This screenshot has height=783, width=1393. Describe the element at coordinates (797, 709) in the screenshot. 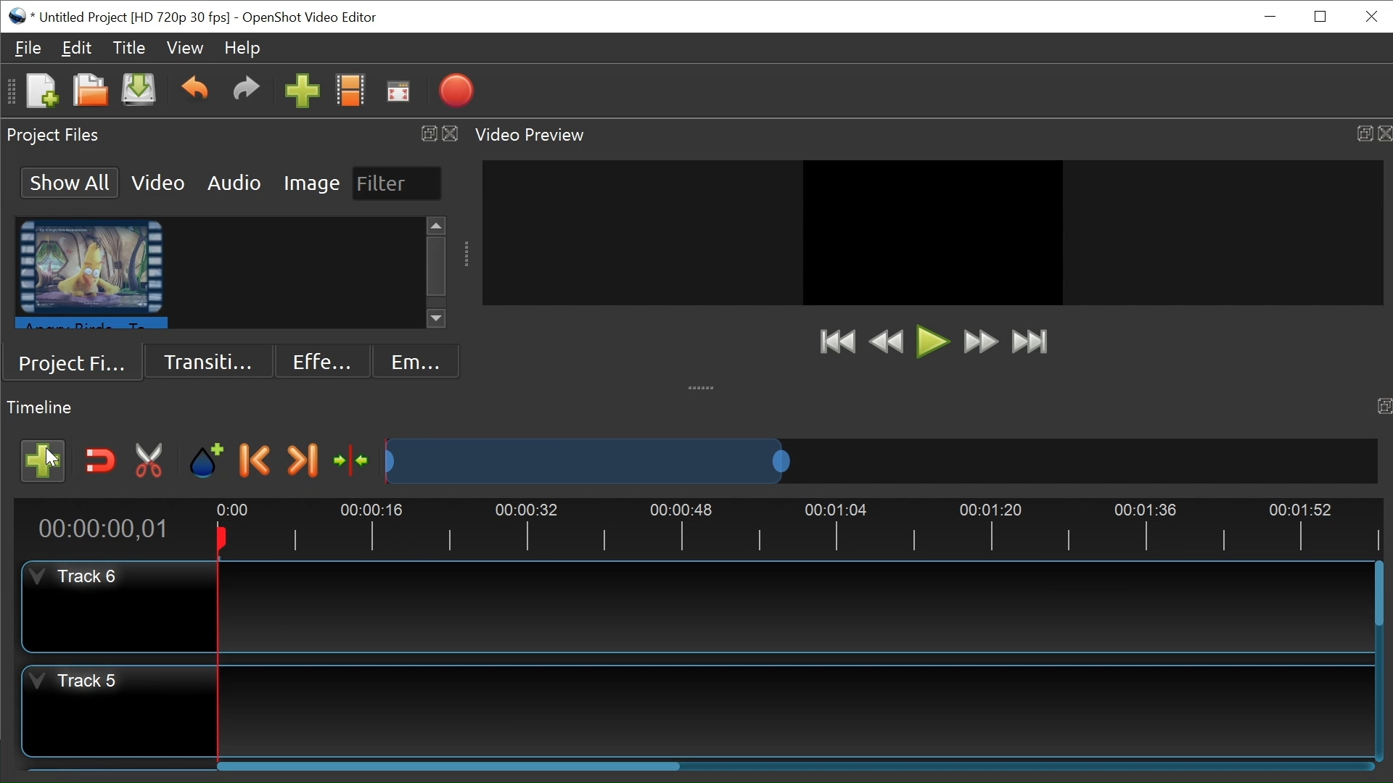

I see `Track Panel` at that location.